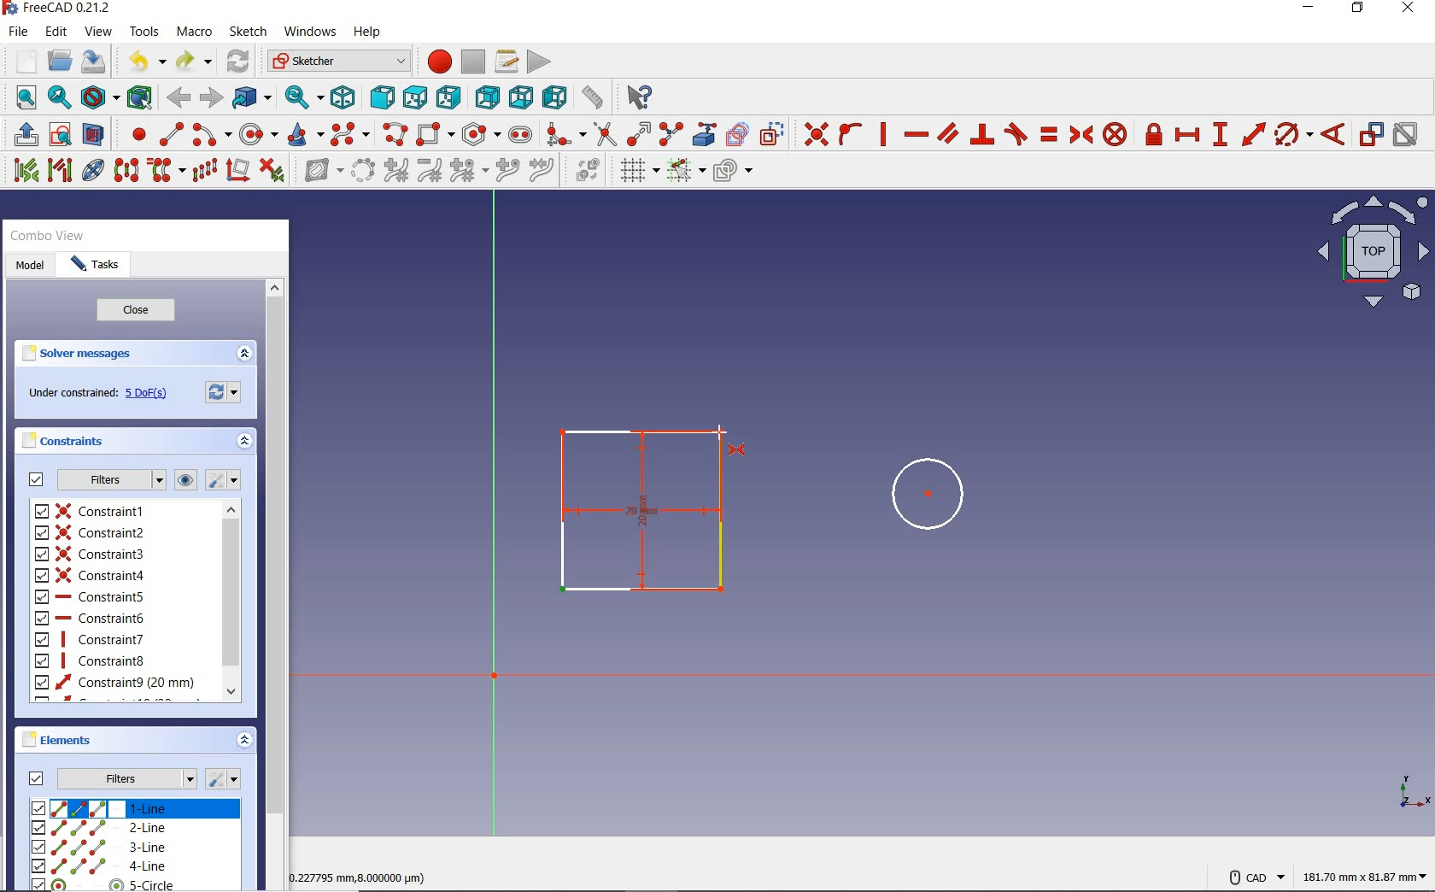 The width and height of the screenshot is (1435, 892). Describe the element at coordinates (352, 133) in the screenshot. I see `create B-spline` at that location.